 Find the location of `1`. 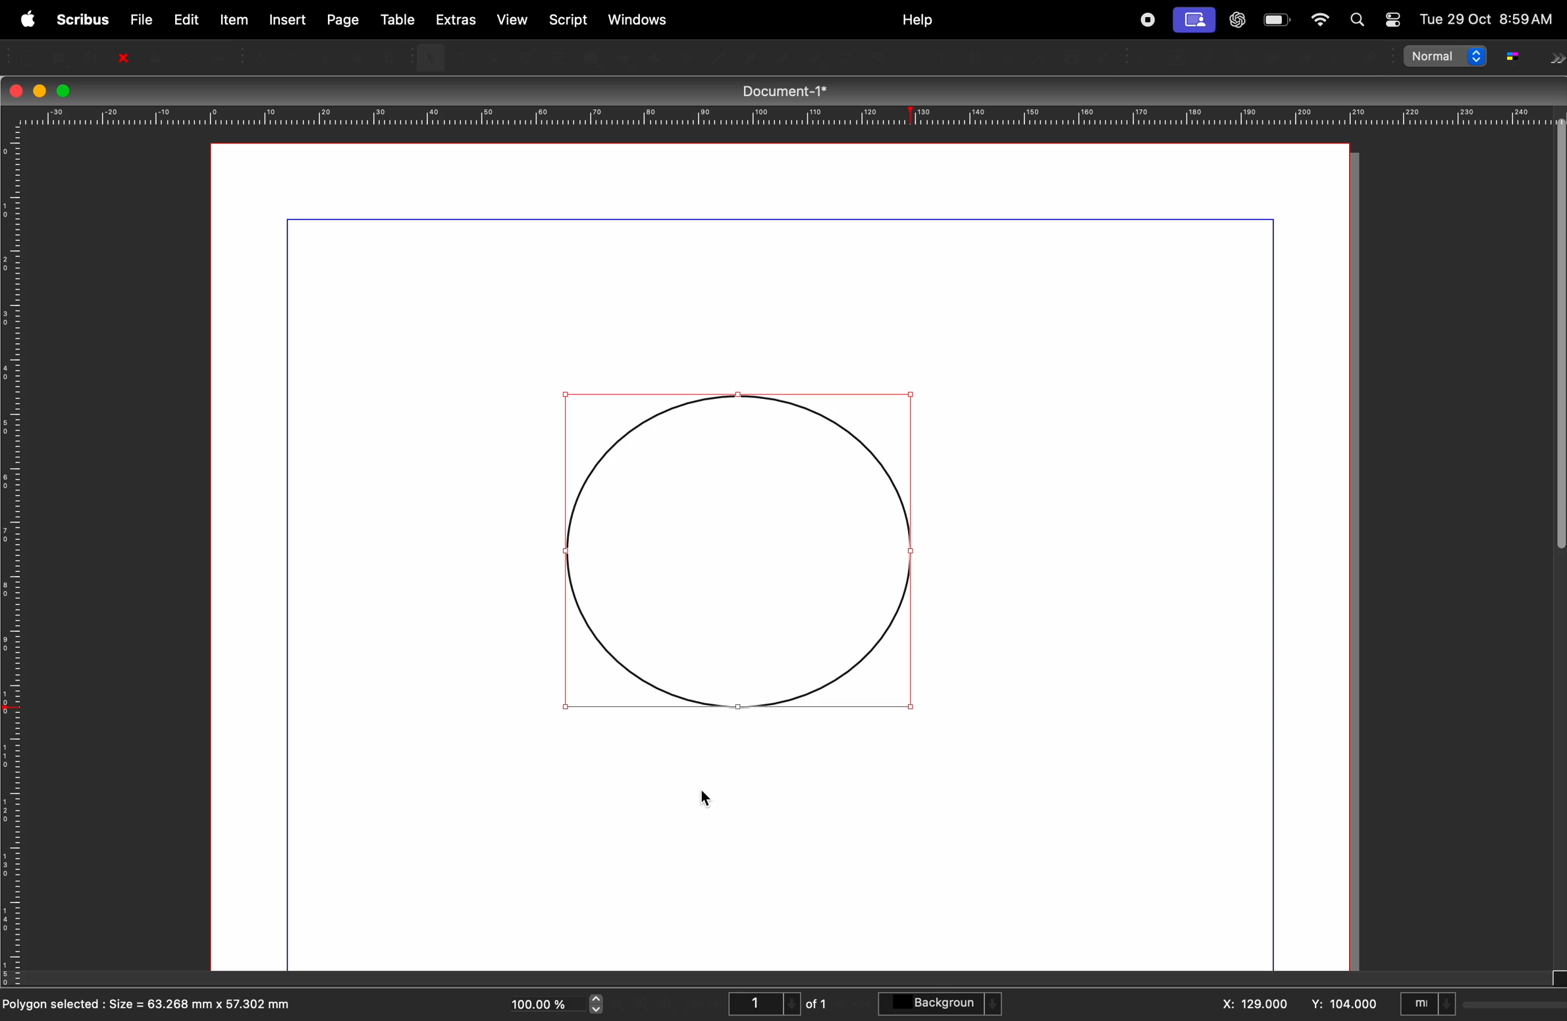

1 is located at coordinates (760, 1002).